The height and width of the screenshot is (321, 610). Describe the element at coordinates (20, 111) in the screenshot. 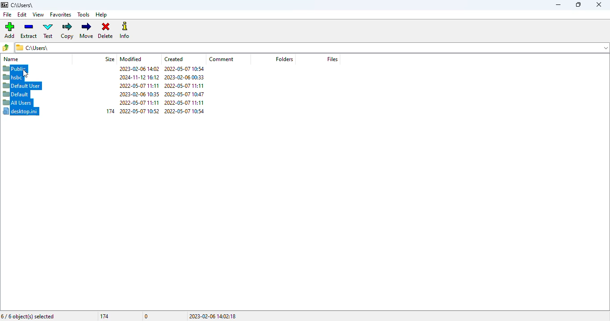

I see `desktop.ini selected` at that location.